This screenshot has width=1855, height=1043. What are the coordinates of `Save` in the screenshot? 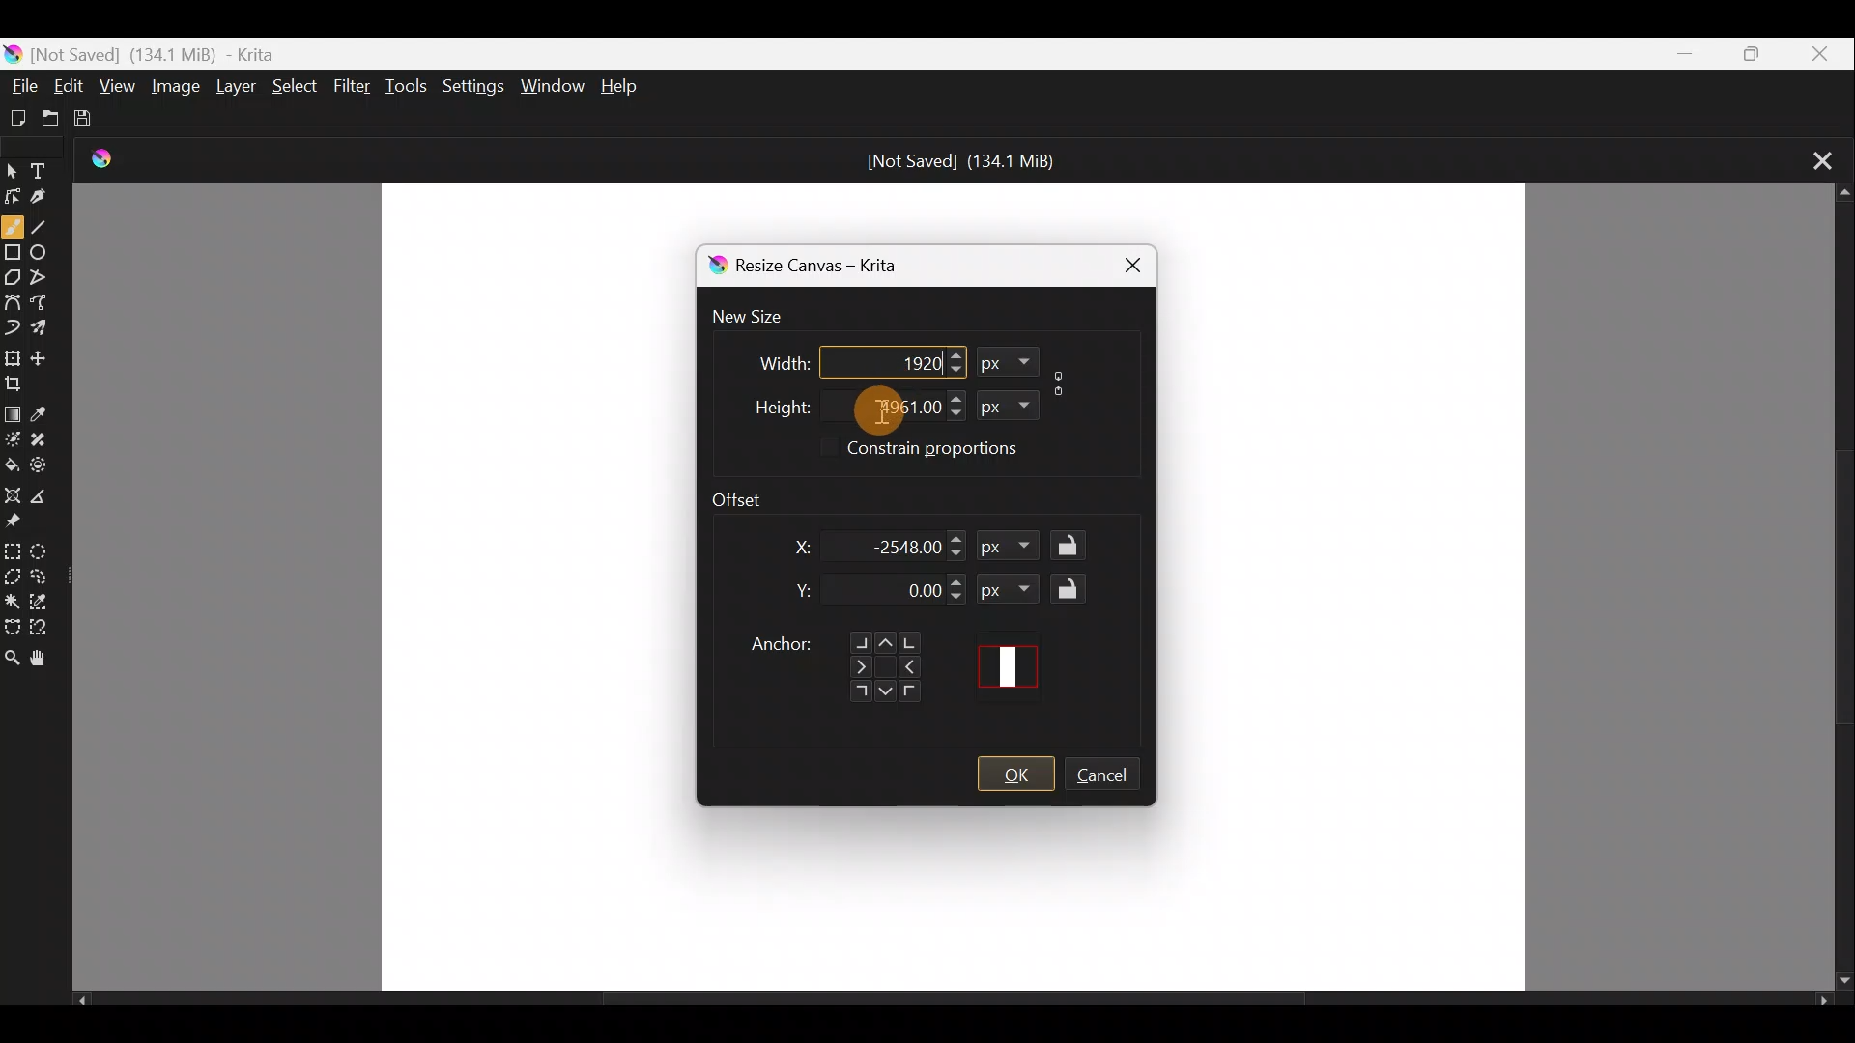 It's located at (100, 123).